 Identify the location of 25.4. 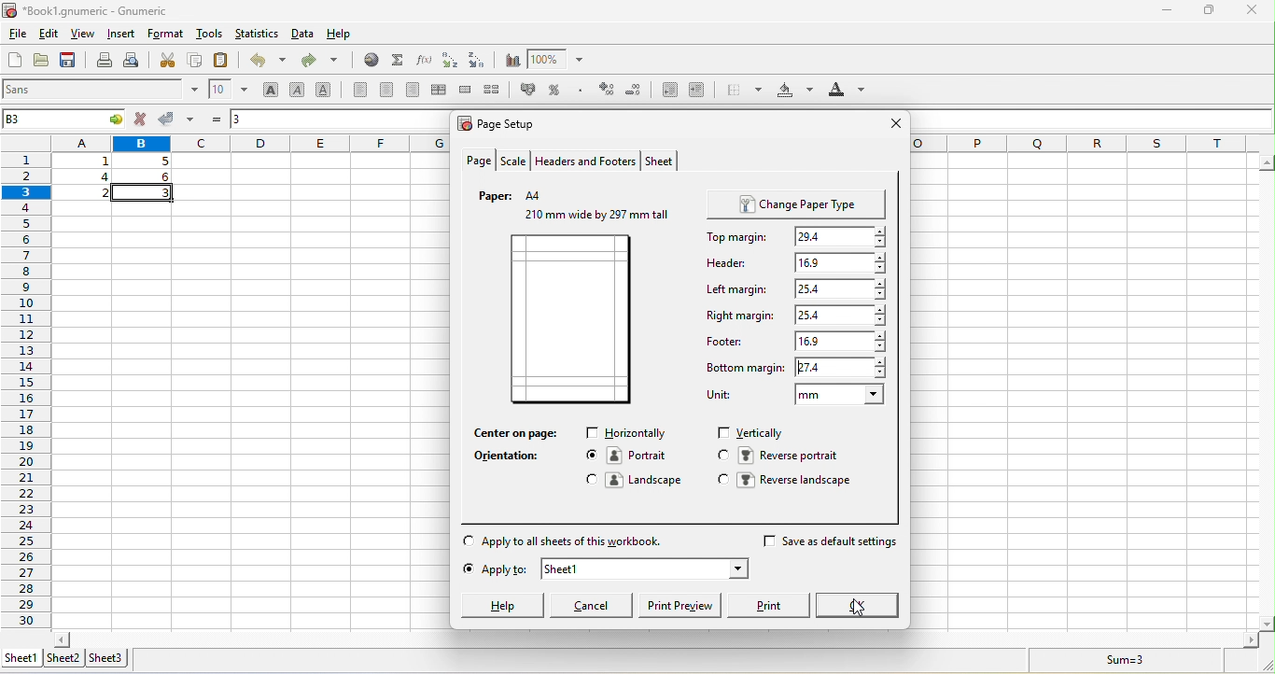
(841, 367).